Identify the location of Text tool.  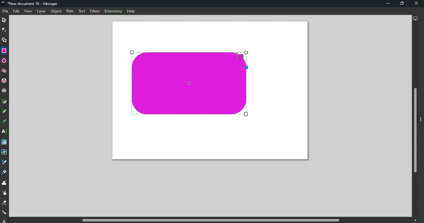
(5, 131).